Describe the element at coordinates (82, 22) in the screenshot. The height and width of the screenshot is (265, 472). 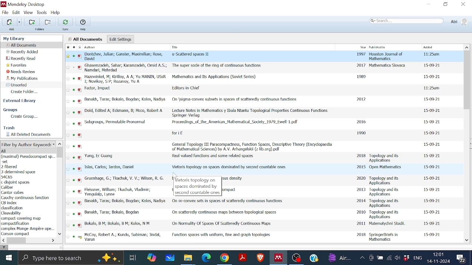
I see `Help` at that location.